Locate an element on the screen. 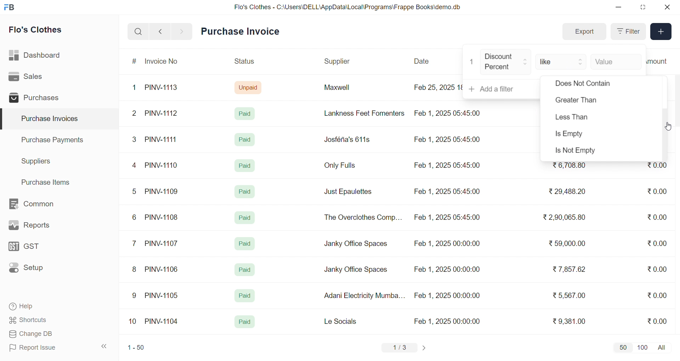 The image size is (680, 361). Feb 1, 2025 00:00:00 is located at coordinates (446, 268).